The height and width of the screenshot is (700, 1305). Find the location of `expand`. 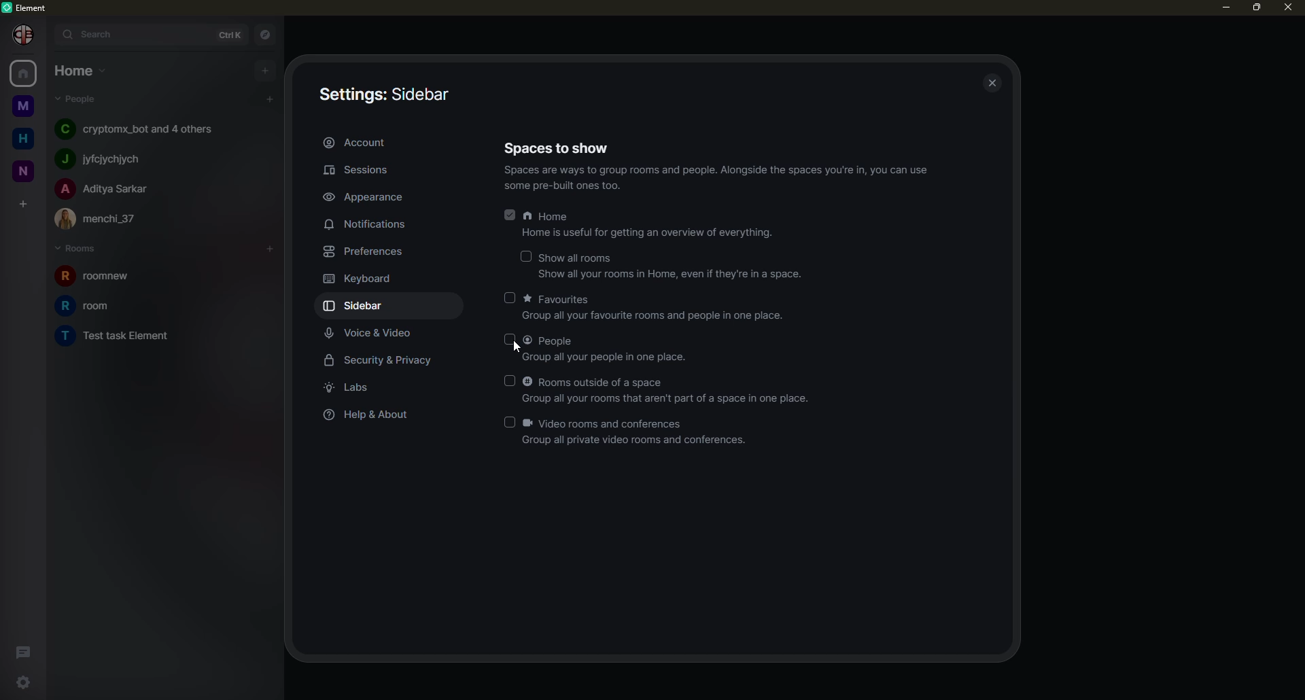

expand is located at coordinates (46, 34).